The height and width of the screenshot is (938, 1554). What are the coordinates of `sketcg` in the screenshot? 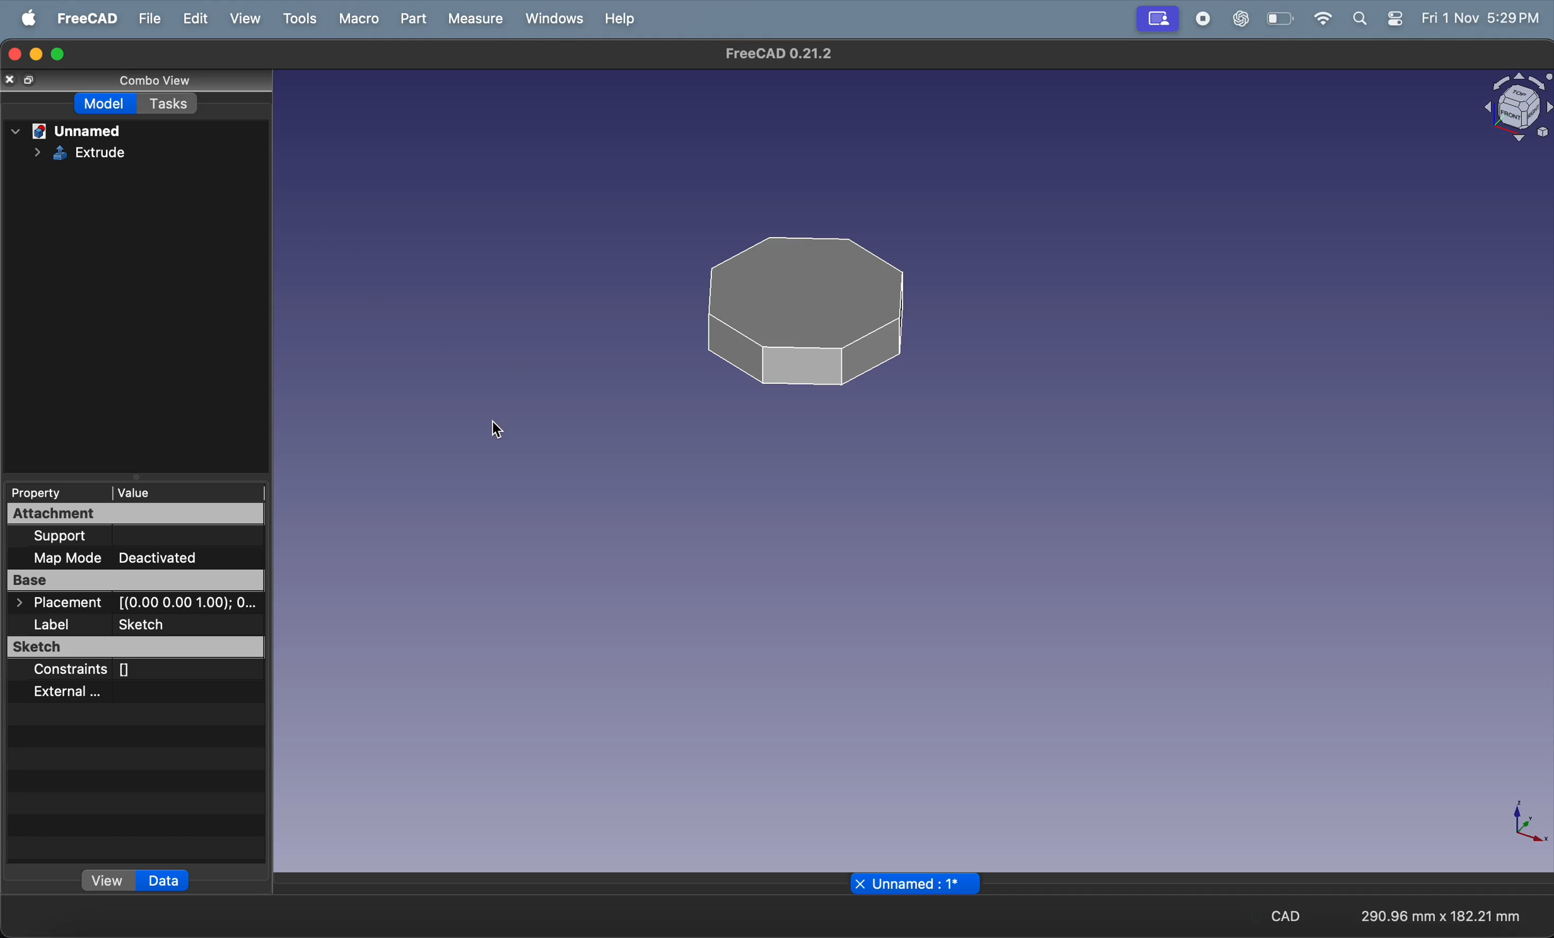 It's located at (154, 625).